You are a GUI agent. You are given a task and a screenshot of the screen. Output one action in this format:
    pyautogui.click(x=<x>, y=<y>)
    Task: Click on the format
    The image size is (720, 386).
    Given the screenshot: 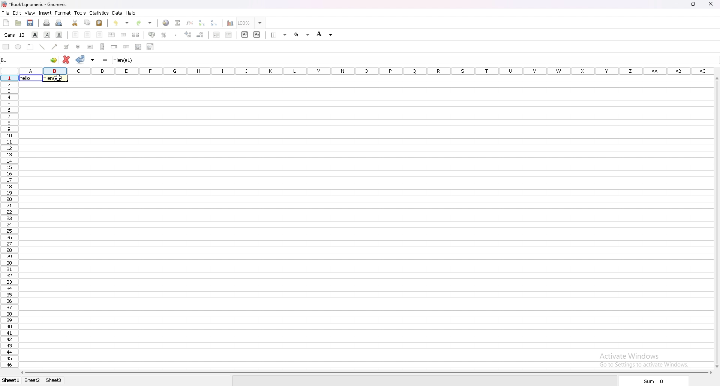 What is the action you would take?
    pyautogui.click(x=63, y=13)
    